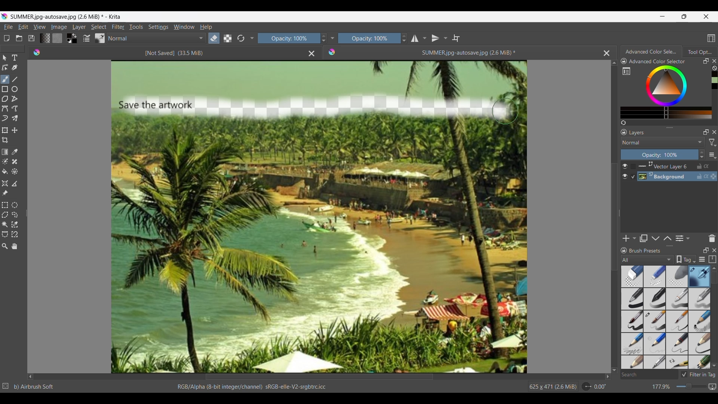 Image resolution: width=718 pixels, height=404 pixels. Describe the element at coordinates (6, 38) in the screenshot. I see `Open new document` at that location.